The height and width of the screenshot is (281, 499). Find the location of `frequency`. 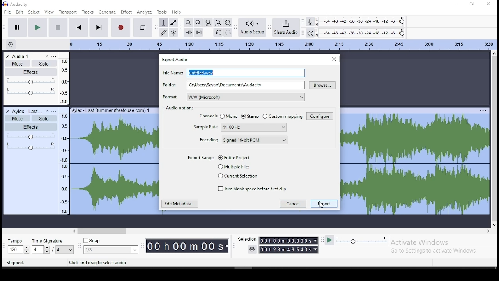

frequency is located at coordinates (64, 160).